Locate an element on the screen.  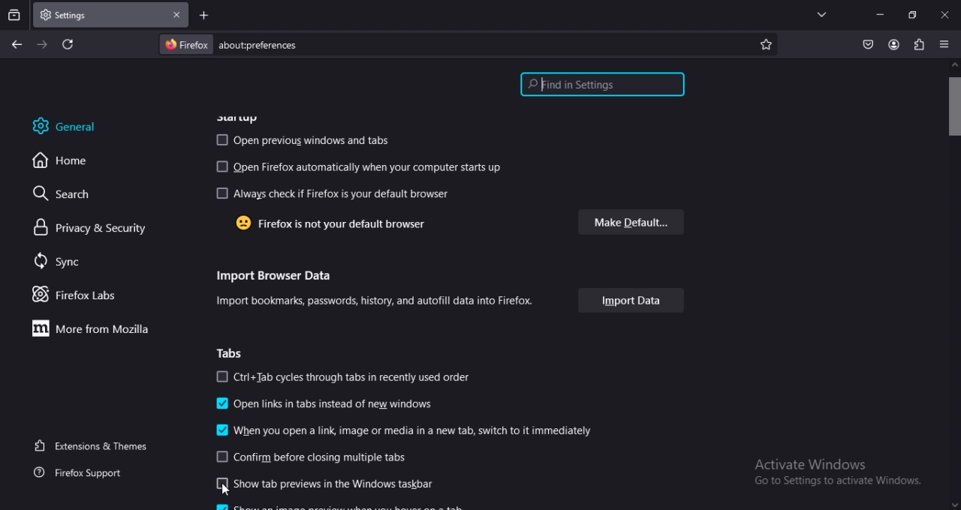
reload current page is located at coordinates (66, 46).